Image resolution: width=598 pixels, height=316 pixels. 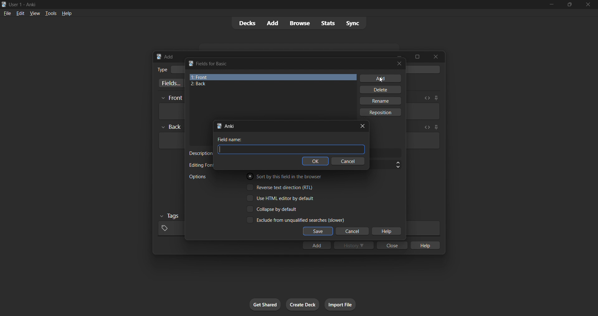 What do you see at coordinates (21, 13) in the screenshot?
I see `edit` at bounding box center [21, 13].